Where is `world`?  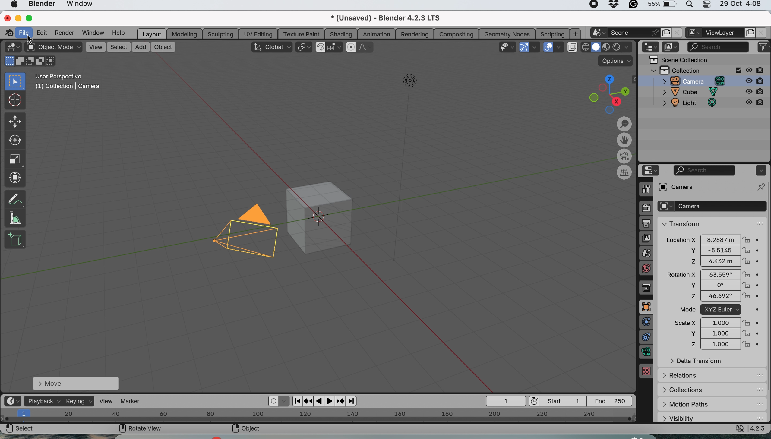 world is located at coordinates (647, 267).